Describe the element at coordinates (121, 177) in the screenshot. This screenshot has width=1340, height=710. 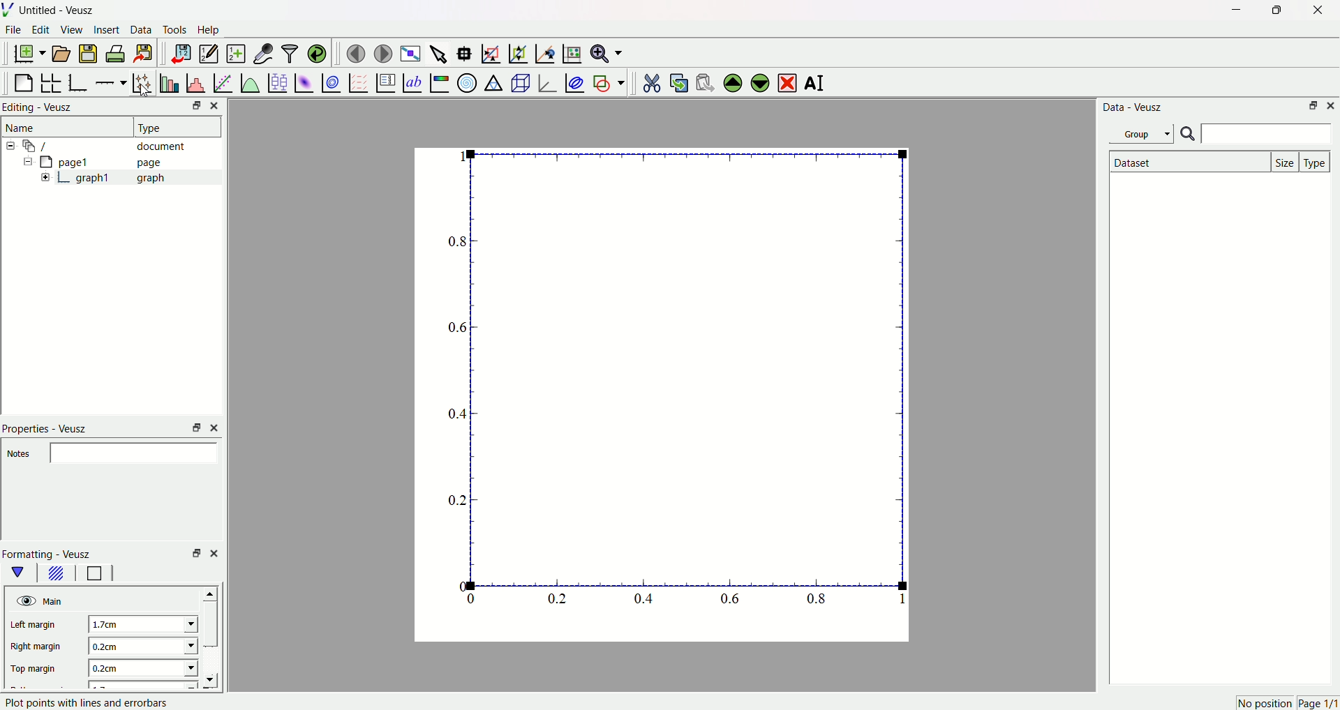
I see `graph1 graph` at that location.